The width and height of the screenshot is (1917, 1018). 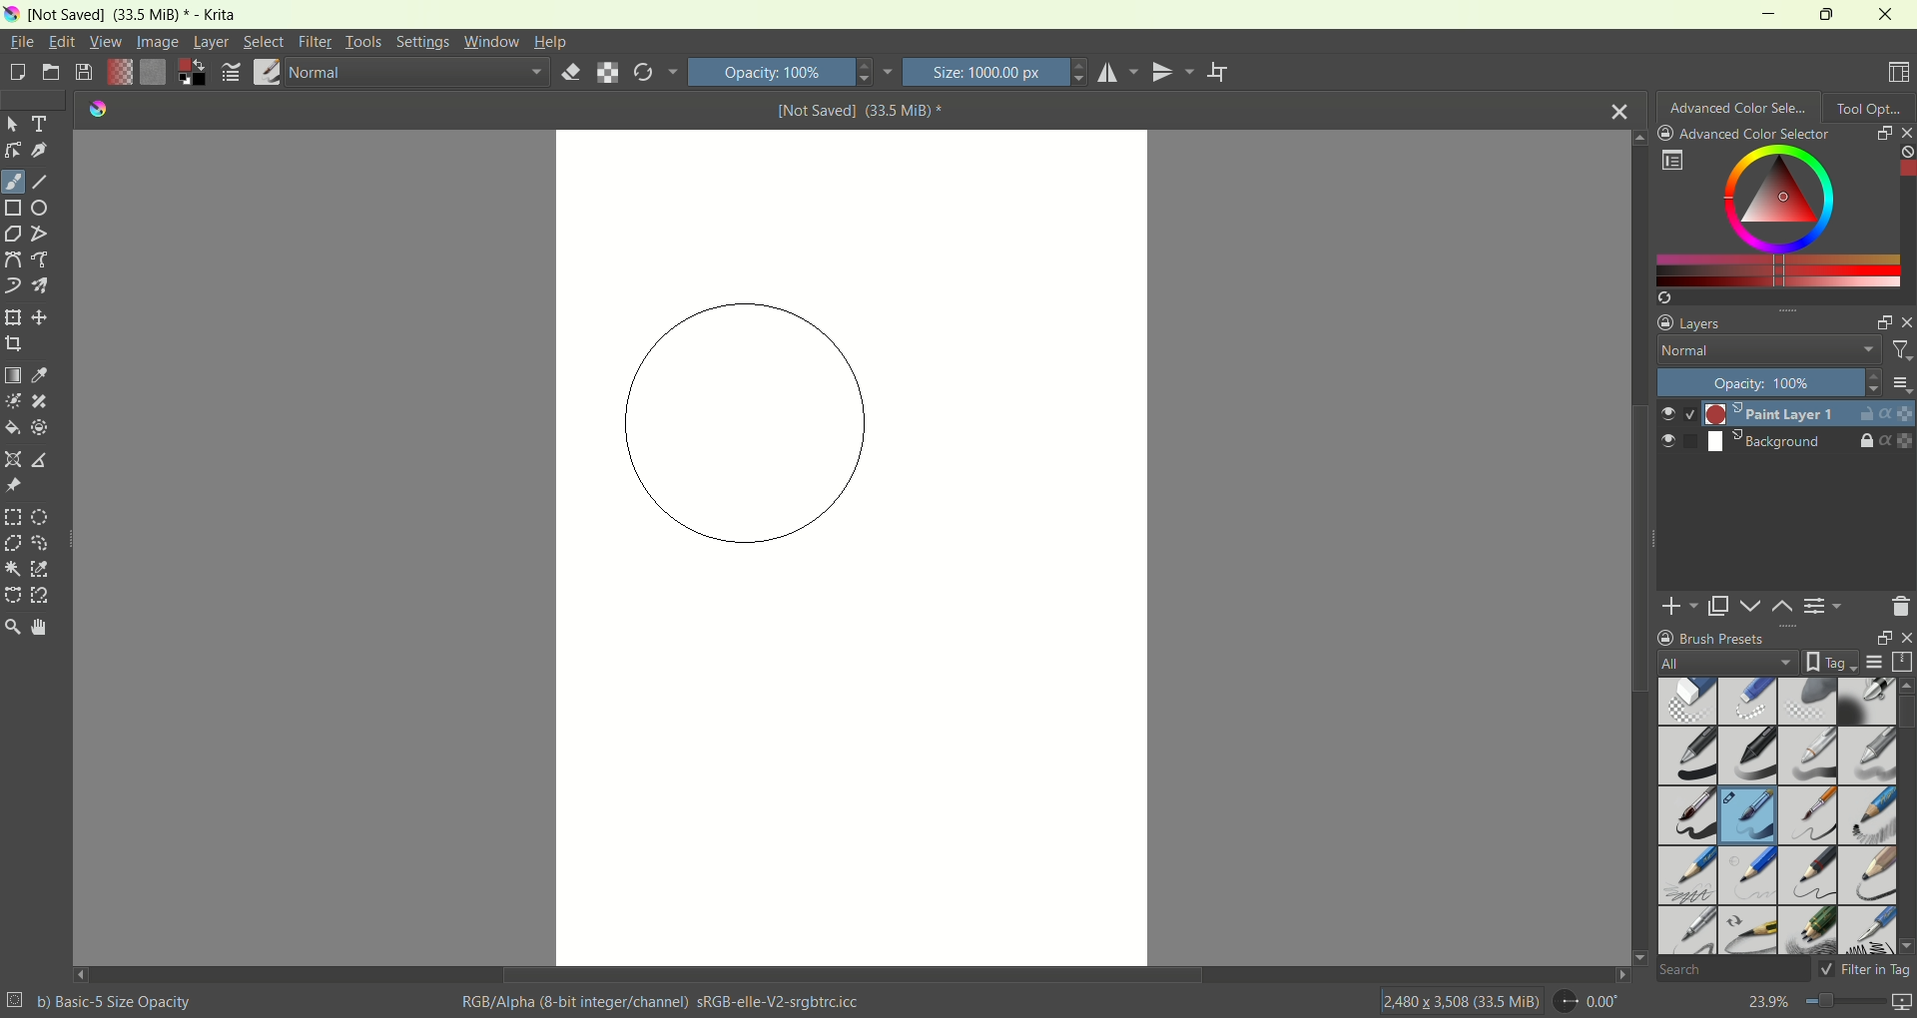 What do you see at coordinates (1905, 662) in the screenshot?
I see `storage` at bounding box center [1905, 662].